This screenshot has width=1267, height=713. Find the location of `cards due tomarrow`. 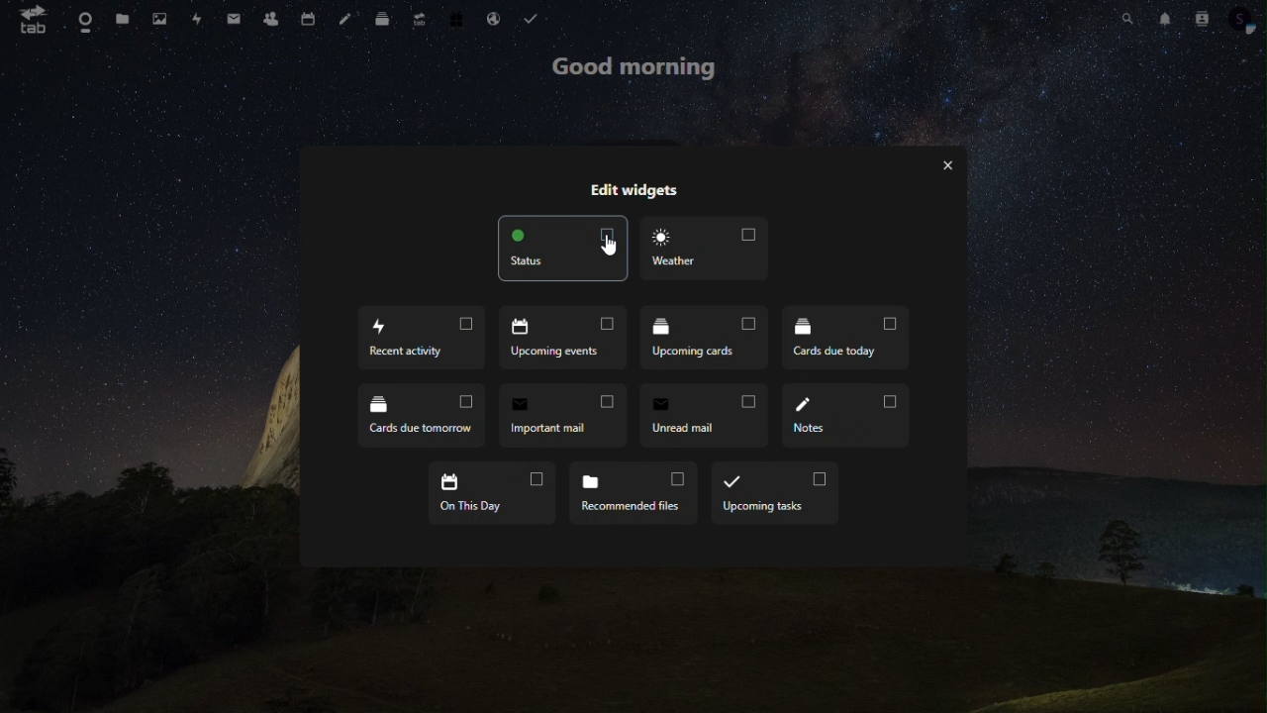

cards due tomarrow is located at coordinates (421, 414).